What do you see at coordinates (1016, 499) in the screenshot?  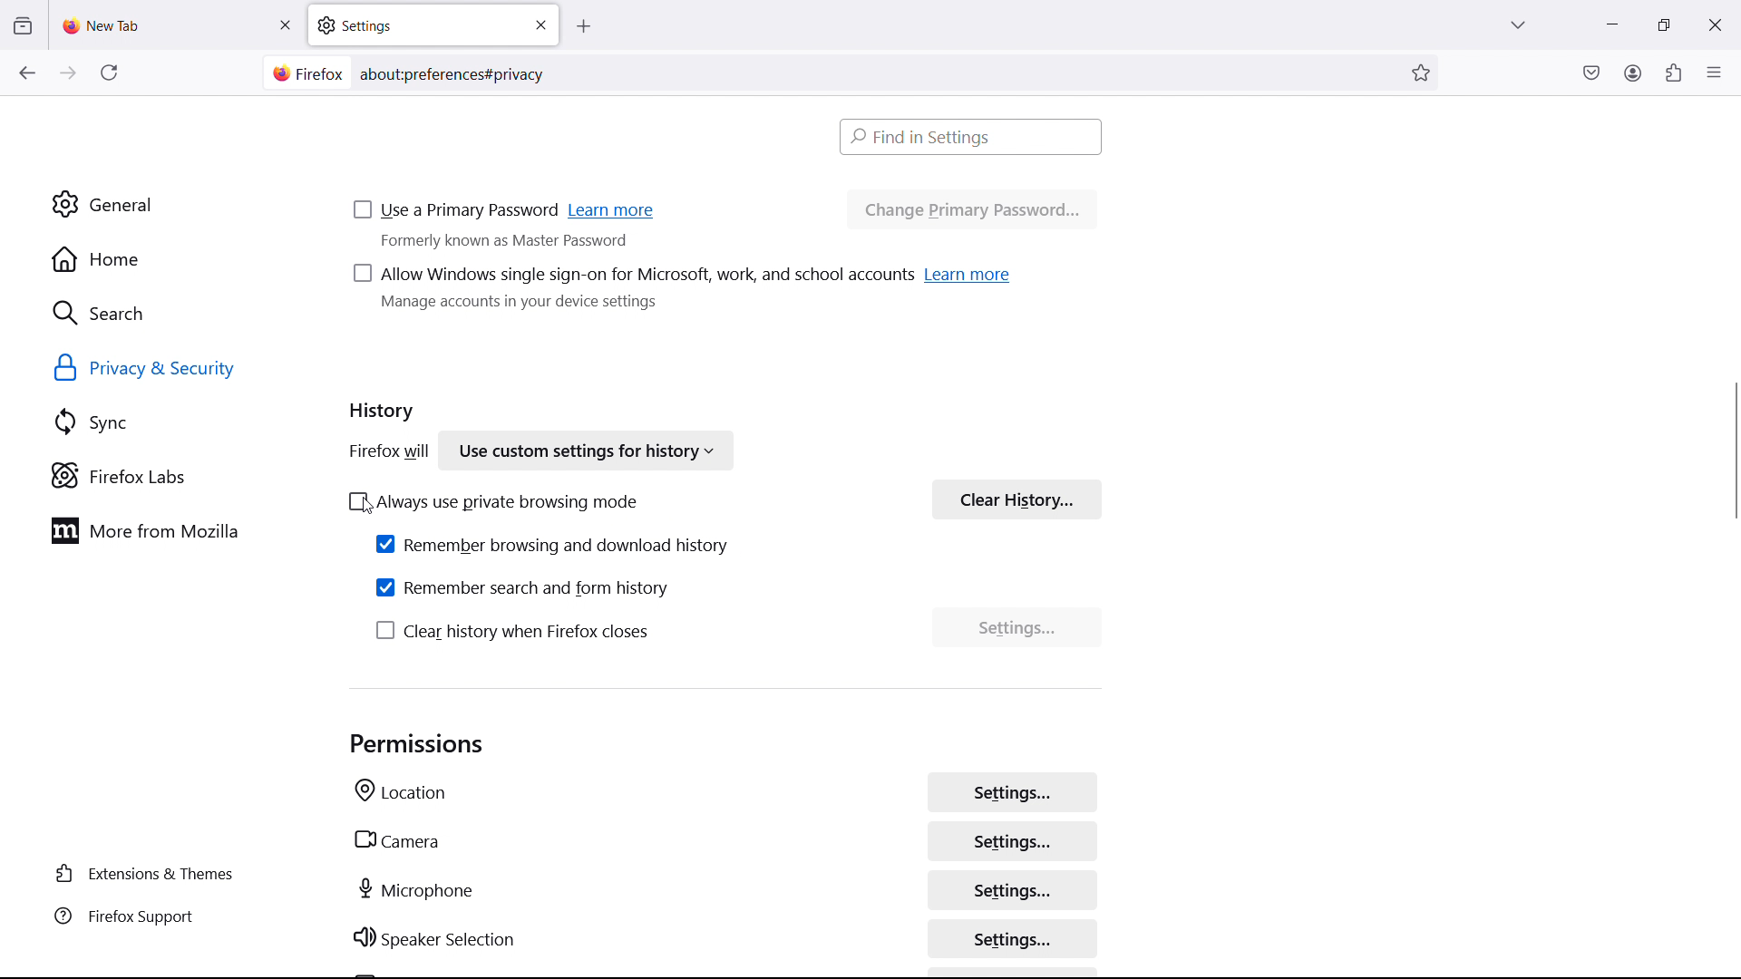 I see `clear history` at bounding box center [1016, 499].